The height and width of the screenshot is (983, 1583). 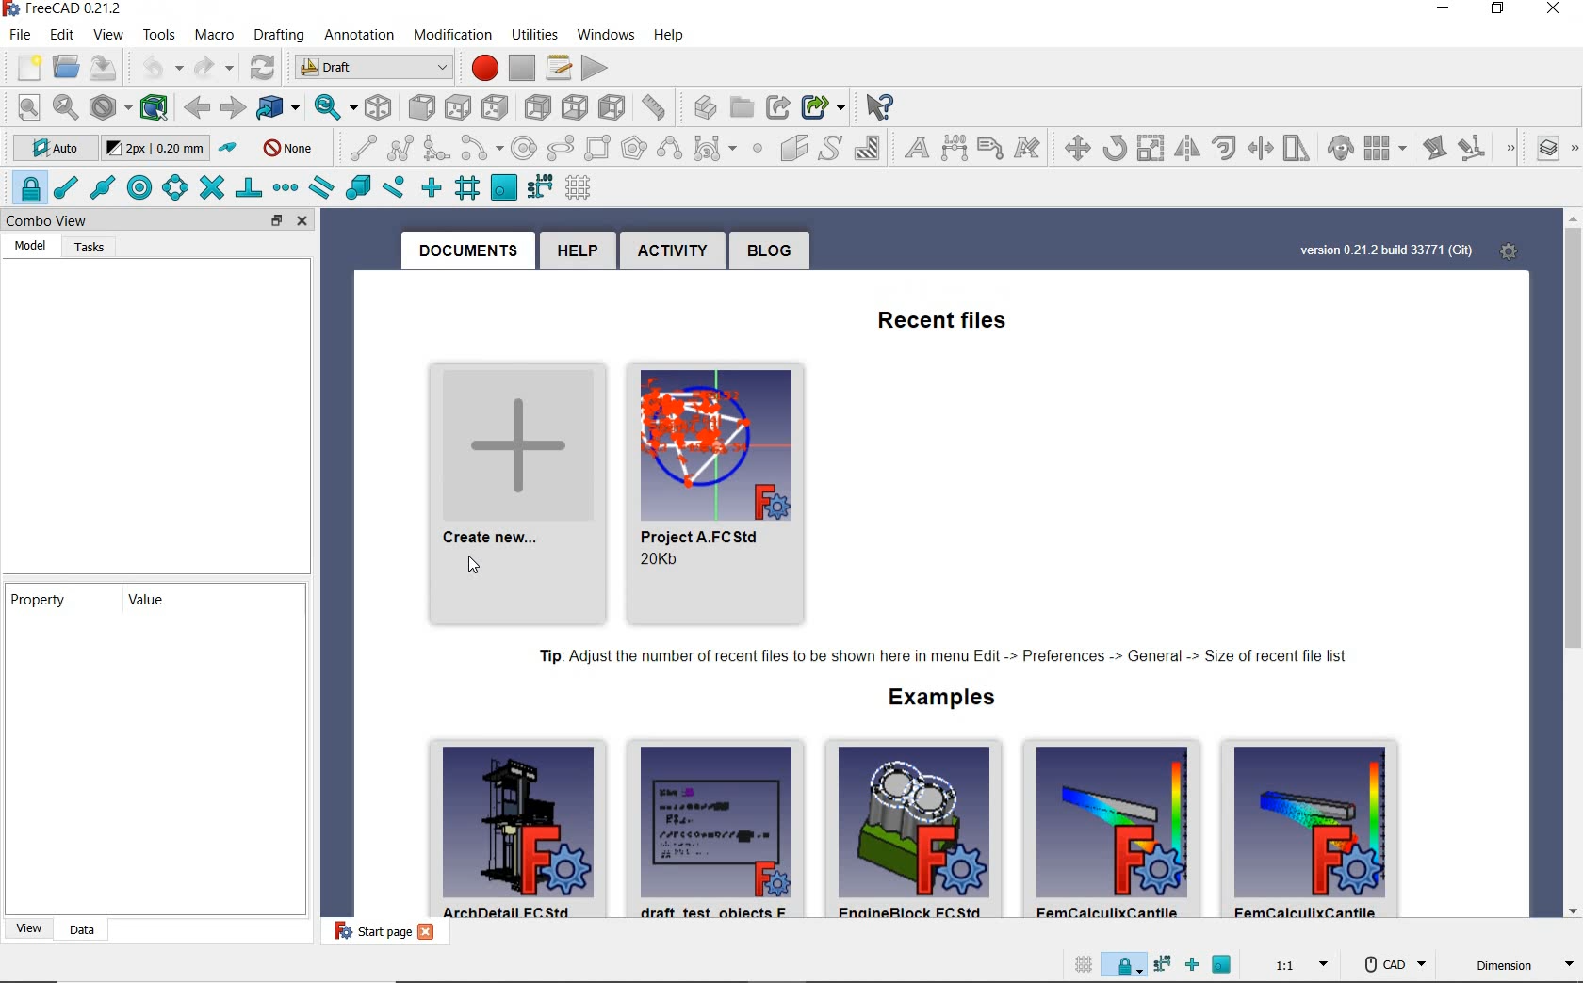 What do you see at coordinates (1115, 147) in the screenshot?
I see `rotate` at bounding box center [1115, 147].